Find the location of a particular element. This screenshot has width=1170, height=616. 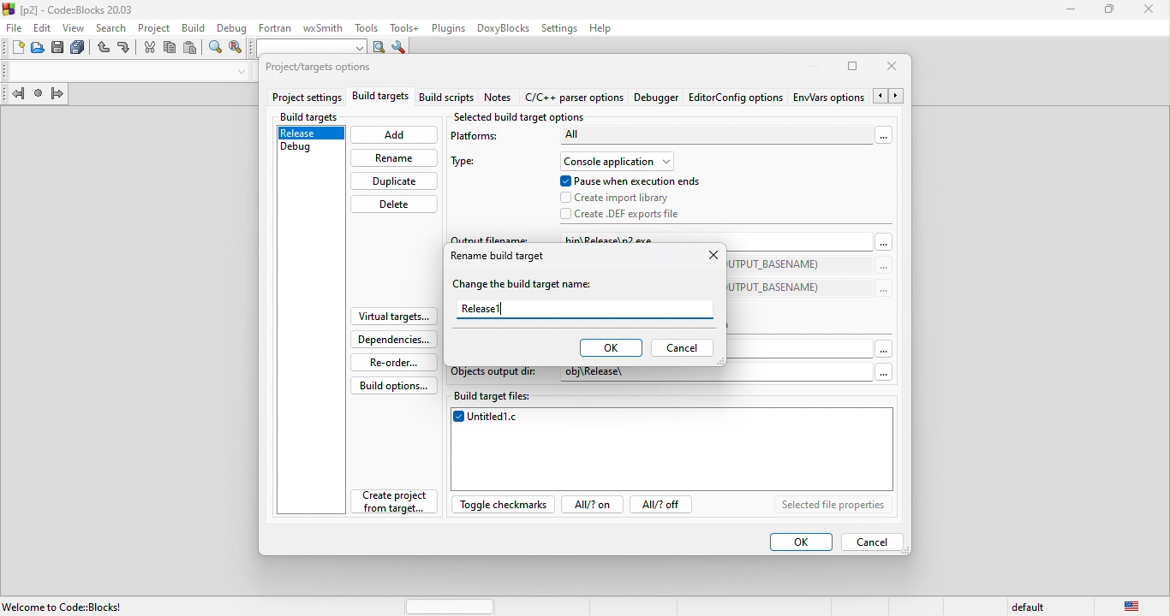

find is located at coordinates (216, 50).